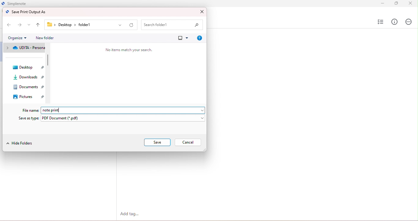 Image resolution: width=418 pixels, height=221 pixels. Describe the element at coordinates (27, 68) in the screenshot. I see `desktop` at that location.